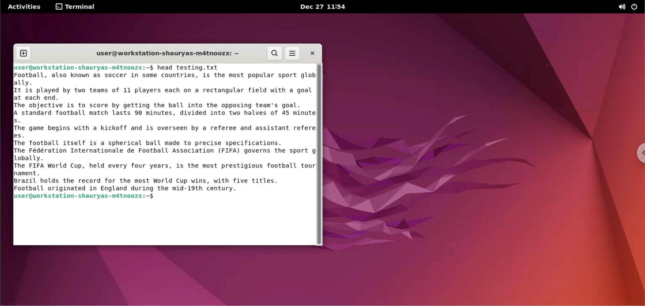 This screenshot has width=645, height=306. I want to click on terminal title: user@workstation-shauryas-m4tnoozx:~$ , so click(165, 53).